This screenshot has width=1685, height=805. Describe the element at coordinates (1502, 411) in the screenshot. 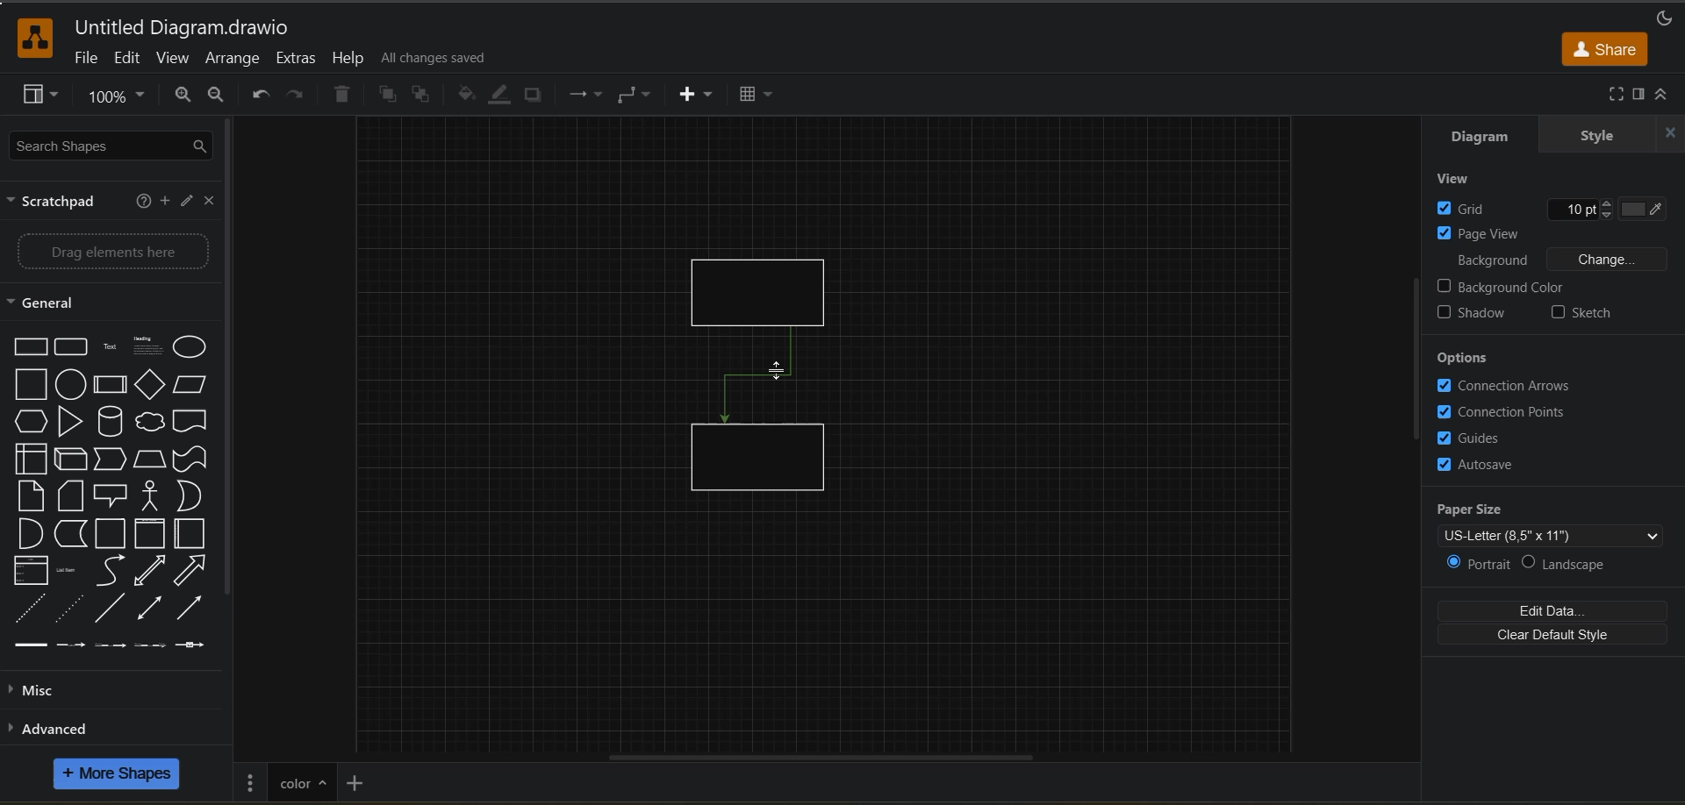

I see `connection points` at that location.